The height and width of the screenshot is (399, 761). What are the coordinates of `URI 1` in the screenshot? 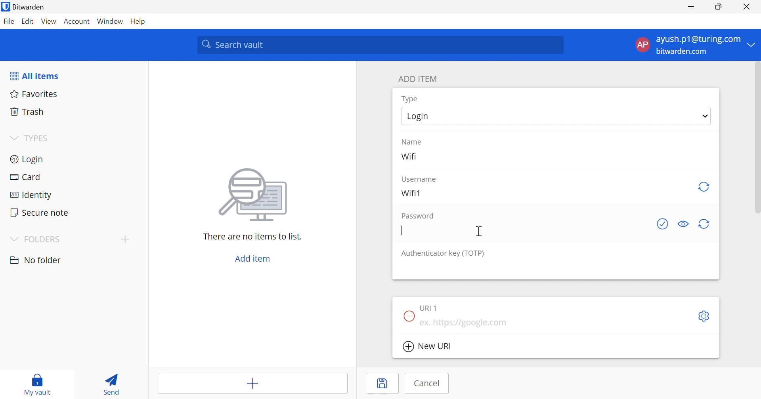 It's located at (430, 307).